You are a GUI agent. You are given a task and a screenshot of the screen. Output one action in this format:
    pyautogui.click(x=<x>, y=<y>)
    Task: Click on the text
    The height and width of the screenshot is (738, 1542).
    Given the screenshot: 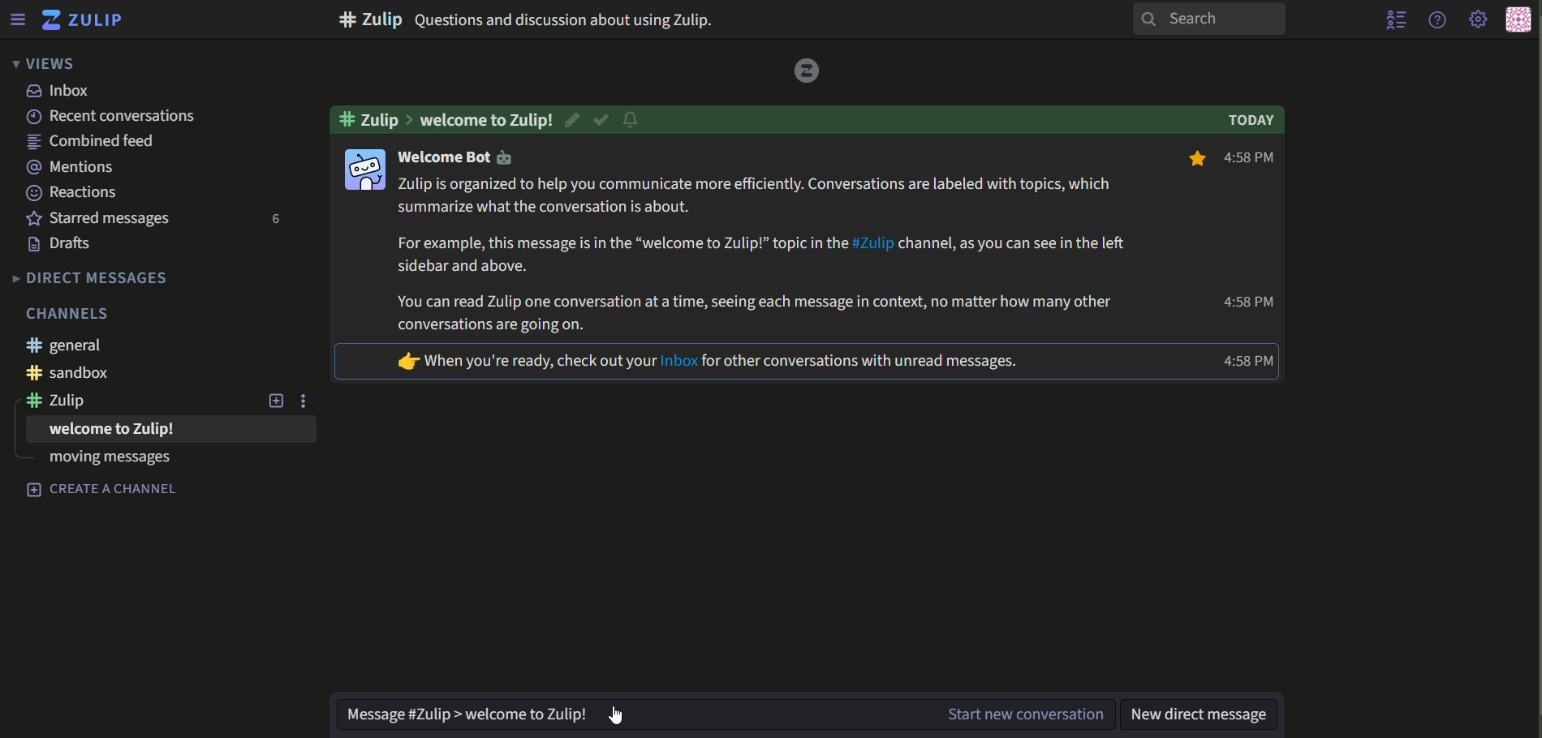 What is the action you would take?
    pyautogui.click(x=765, y=255)
    